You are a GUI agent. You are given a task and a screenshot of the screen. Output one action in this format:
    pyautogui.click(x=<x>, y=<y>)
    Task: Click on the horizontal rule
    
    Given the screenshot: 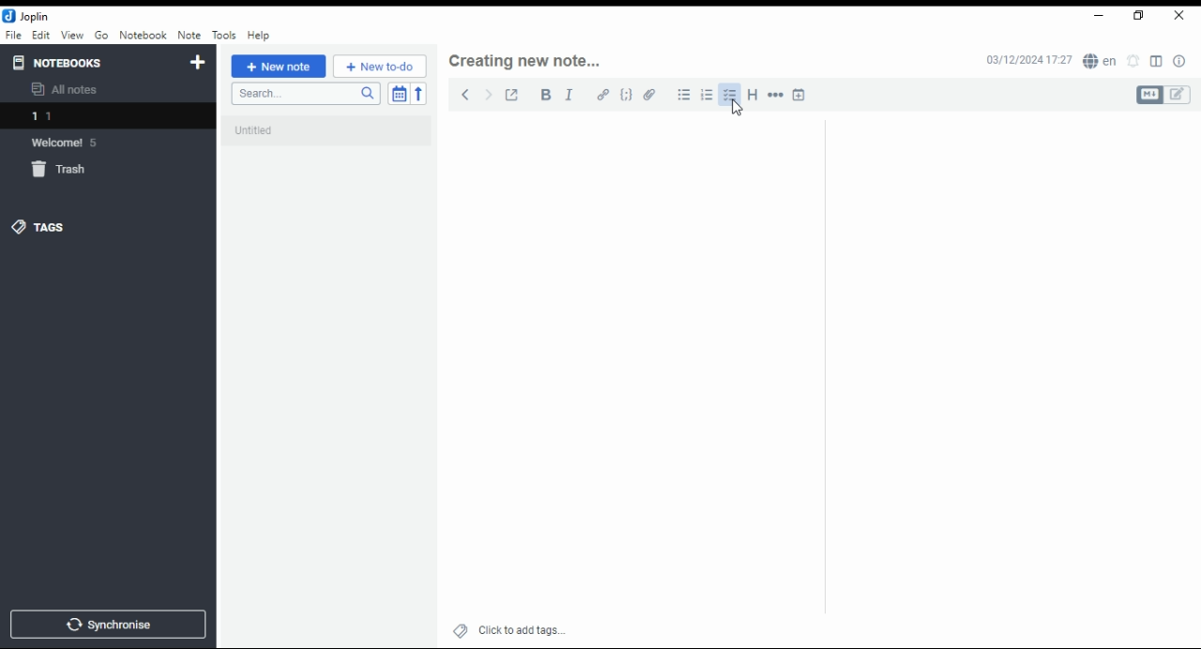 What is the action you would take?
    pyautogui.click(x=776, y=95)
    